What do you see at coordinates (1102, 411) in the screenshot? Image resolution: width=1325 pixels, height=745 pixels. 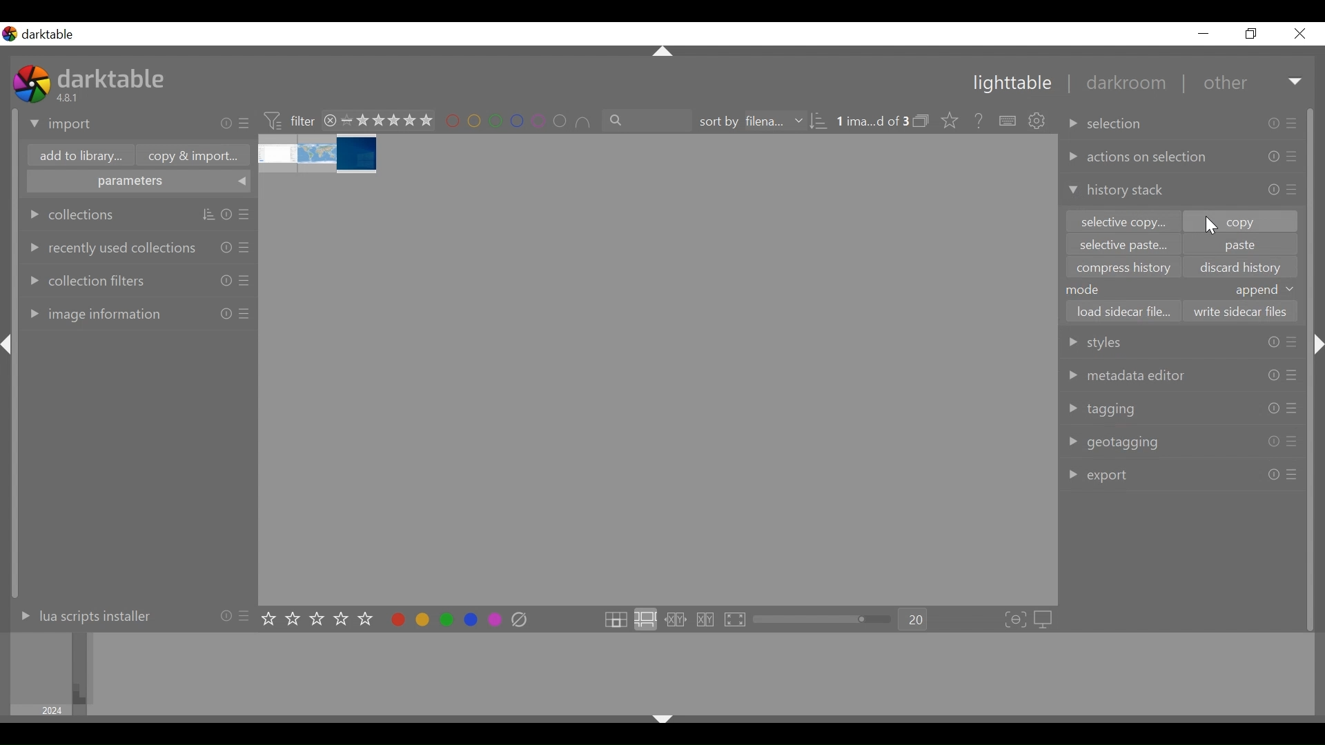 I see `tagging` at bounding box center [1102, 411].